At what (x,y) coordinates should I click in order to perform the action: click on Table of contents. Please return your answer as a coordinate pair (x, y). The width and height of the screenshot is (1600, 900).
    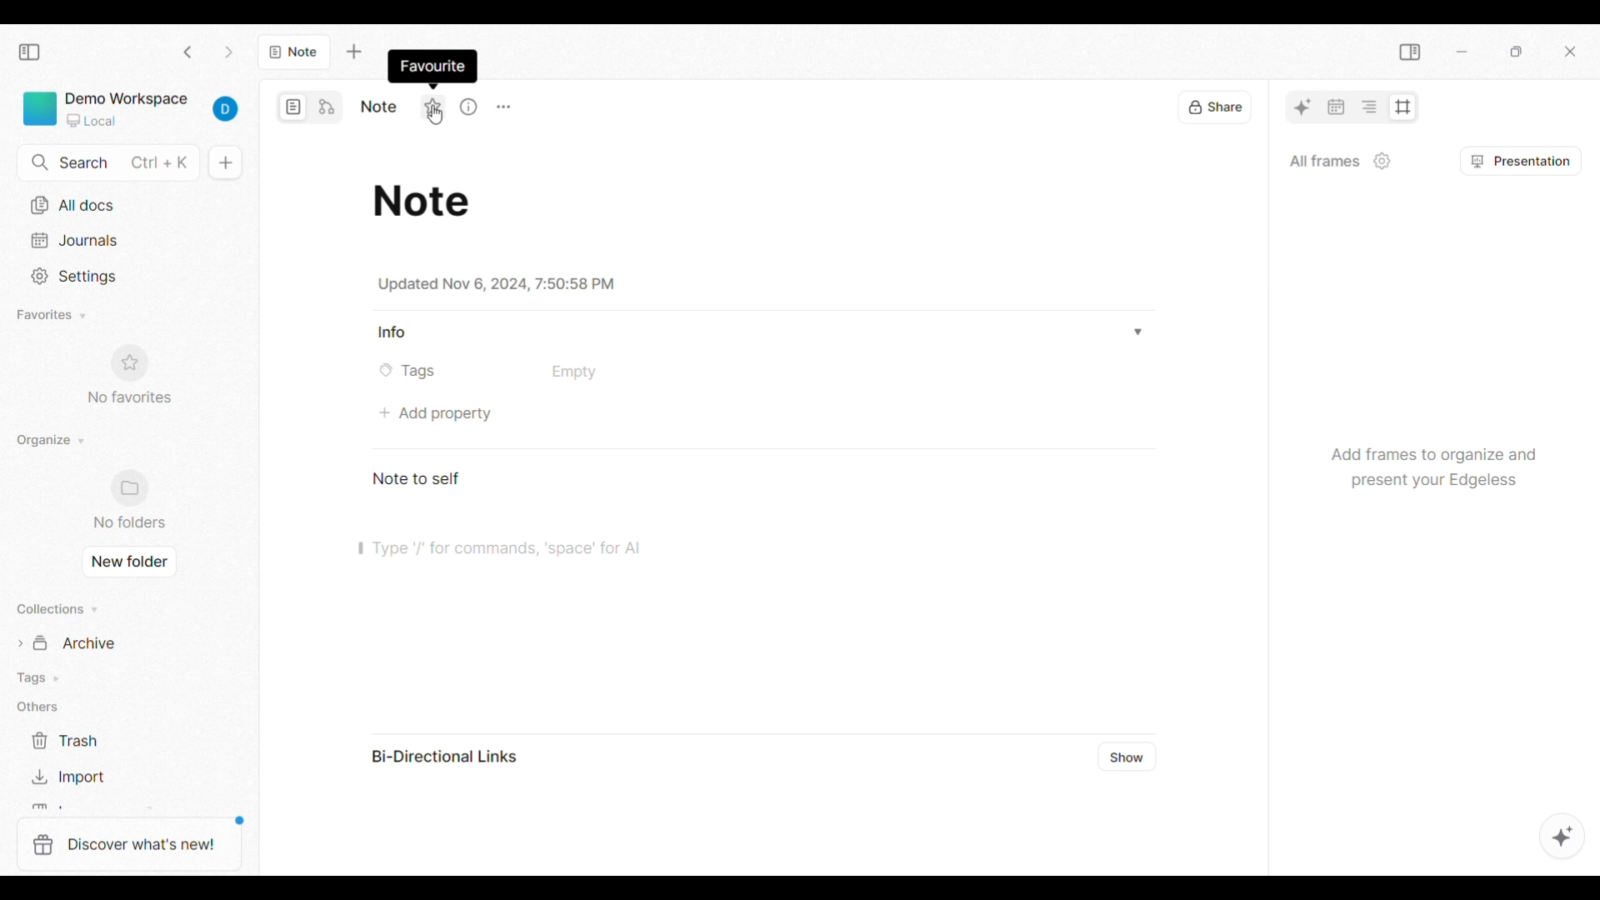
    Looking at the image, I should click on (1368, 107).